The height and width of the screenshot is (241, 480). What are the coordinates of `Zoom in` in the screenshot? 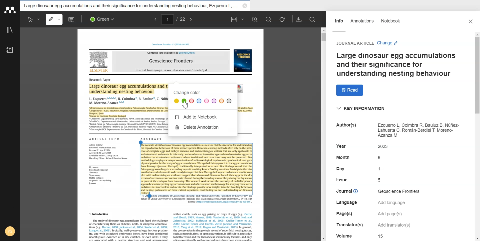 It's located at (255, 19).